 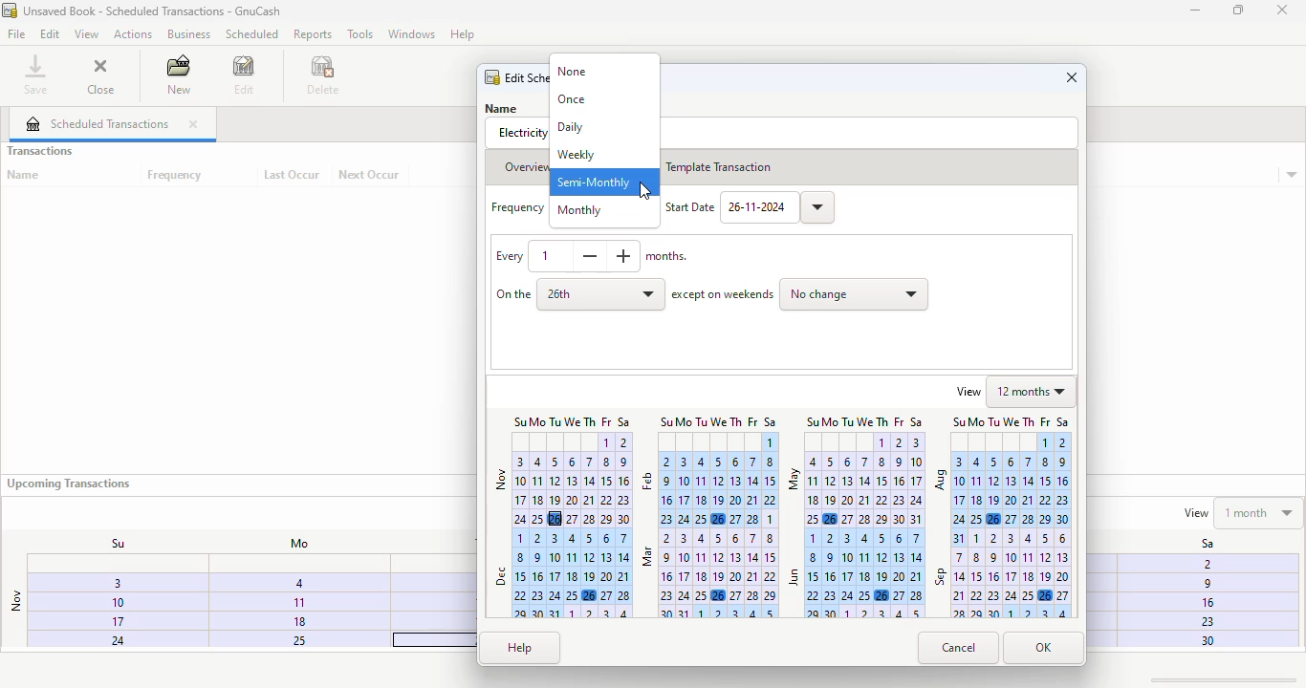 What do you see at coordinates (15, 601) in the screenshot?
I see `nov` at bounding box center [15, 601].